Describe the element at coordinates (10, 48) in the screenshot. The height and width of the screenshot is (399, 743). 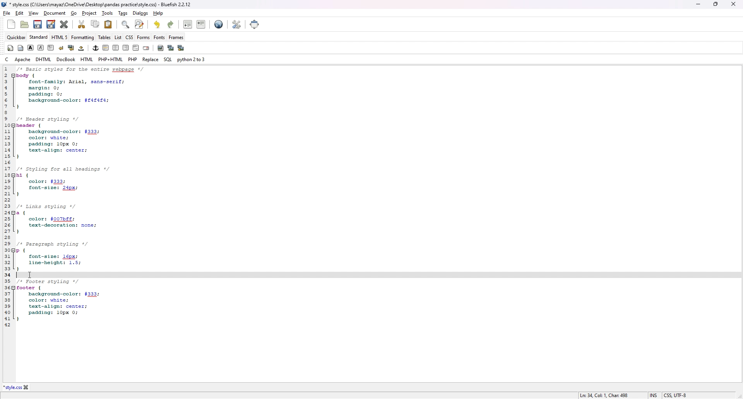
I see `quickbar` at that location.